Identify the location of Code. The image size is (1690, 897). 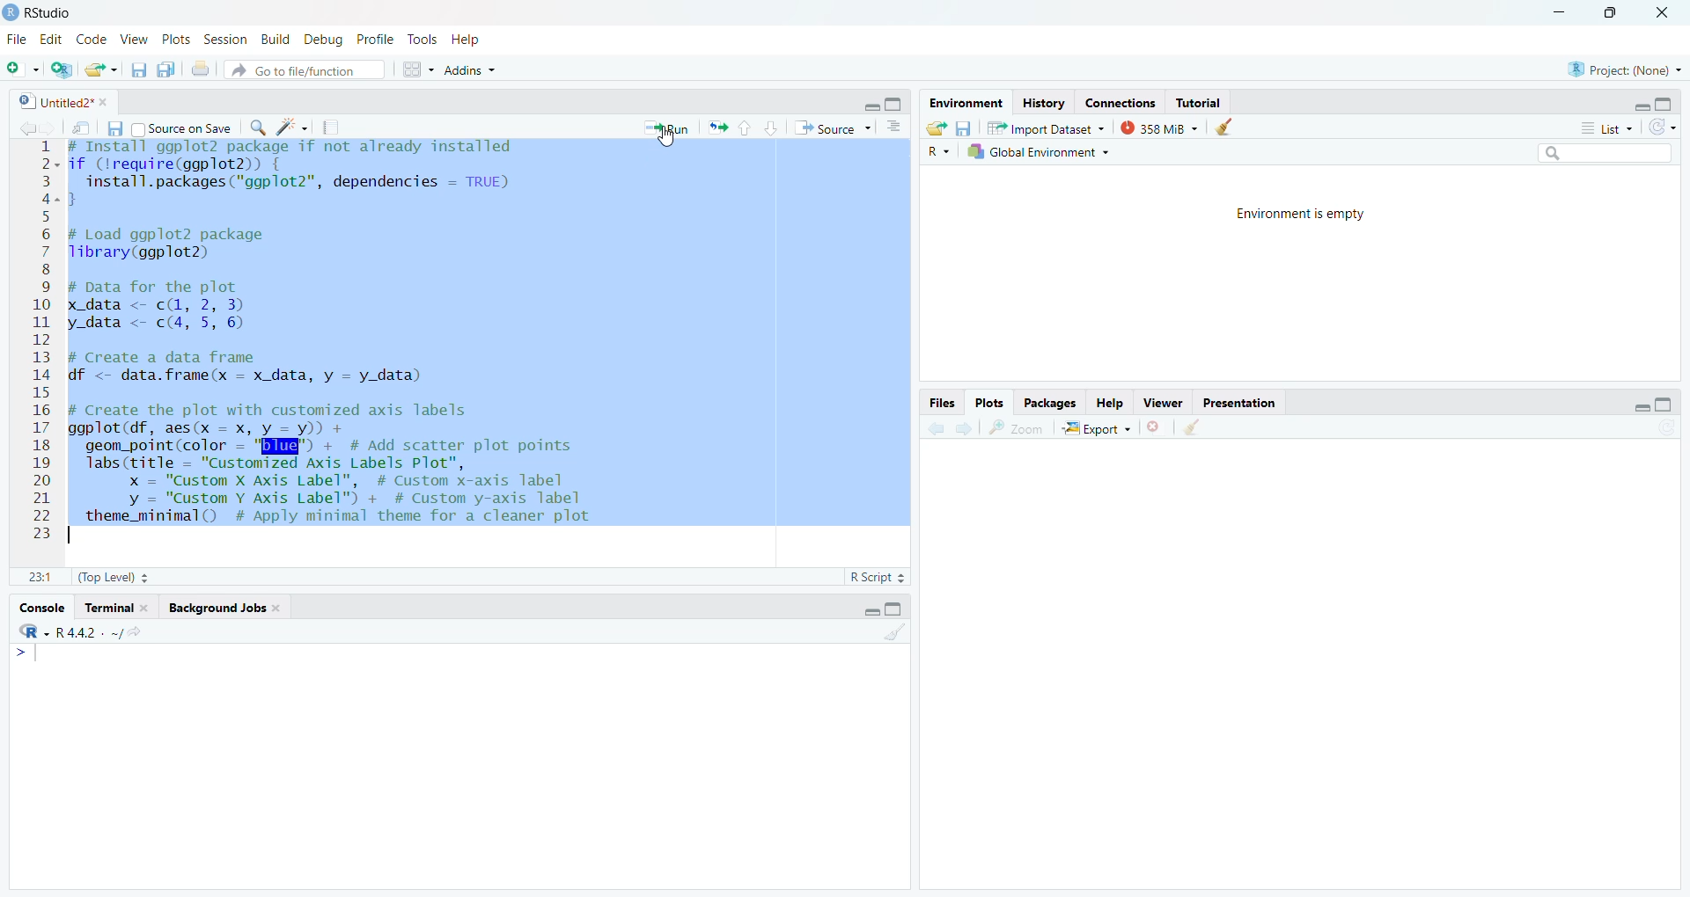
(92, 40).